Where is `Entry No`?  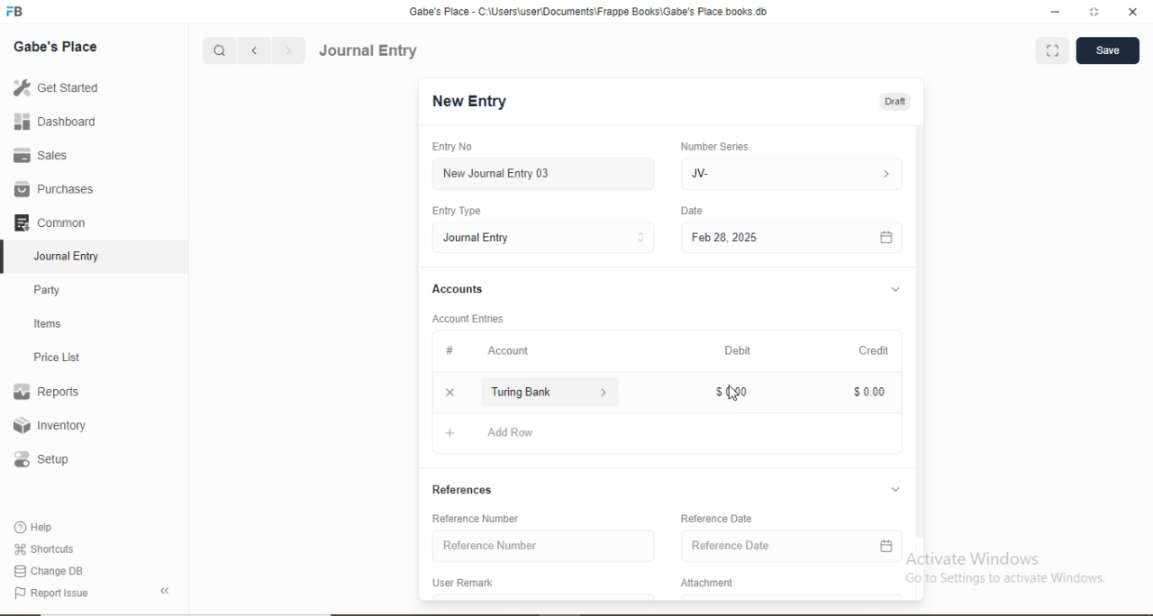
Entry No is located at coordinates (451, 146).